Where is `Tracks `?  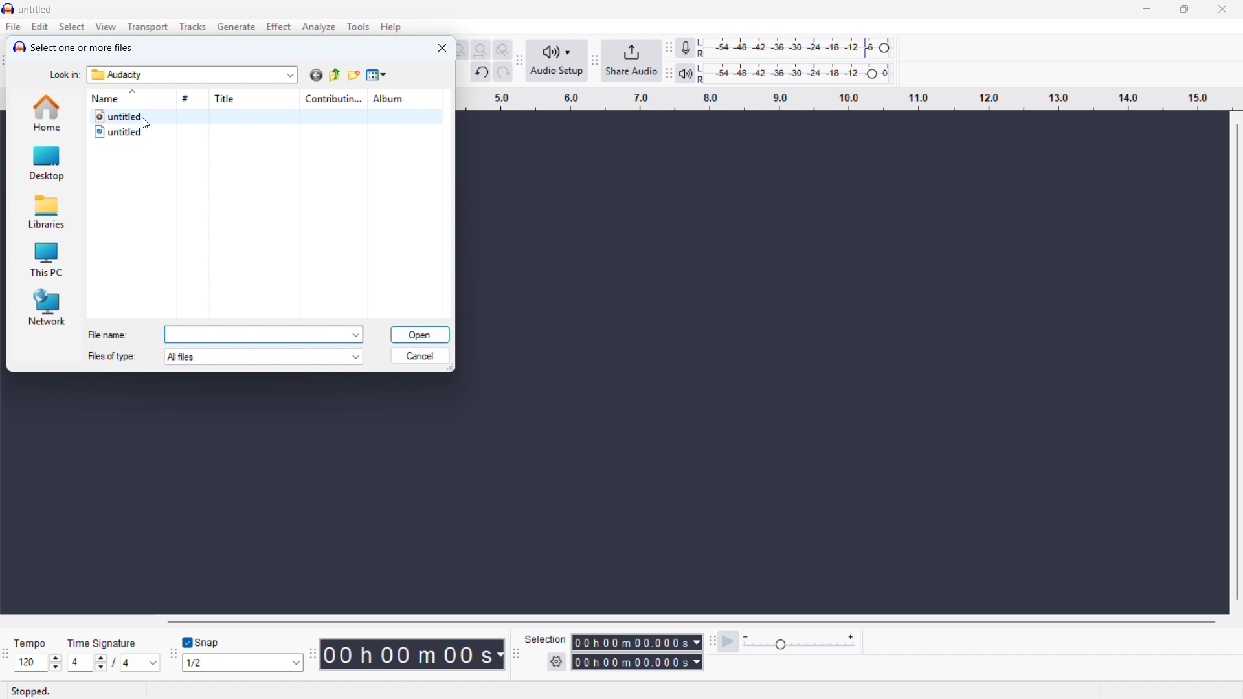
Tracks  is located at coordinates (193, 26).